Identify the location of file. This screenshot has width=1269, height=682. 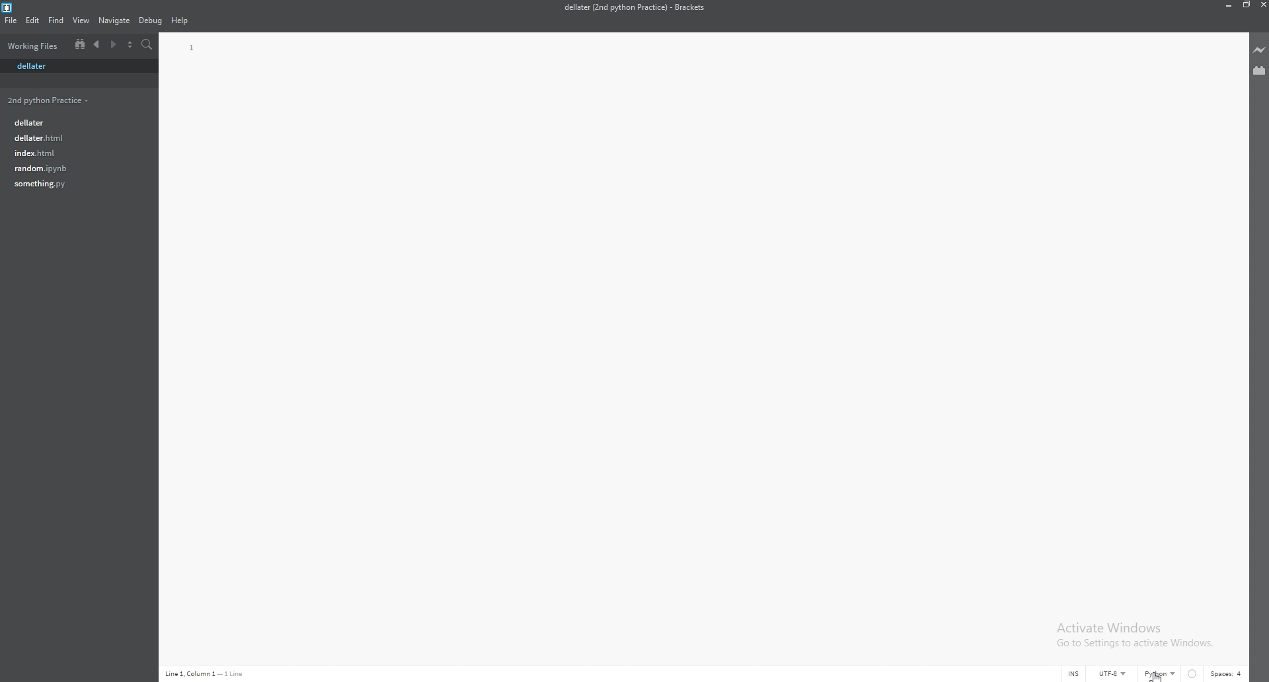
(11, 20).